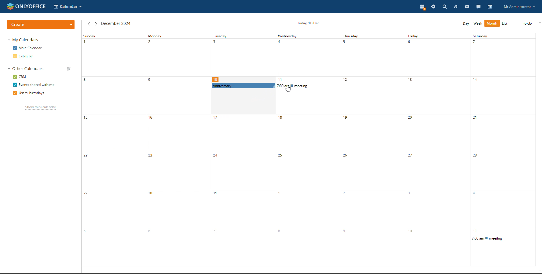 This screenshot has height=274, width=542. I want to click on manage, so click(69, 69).